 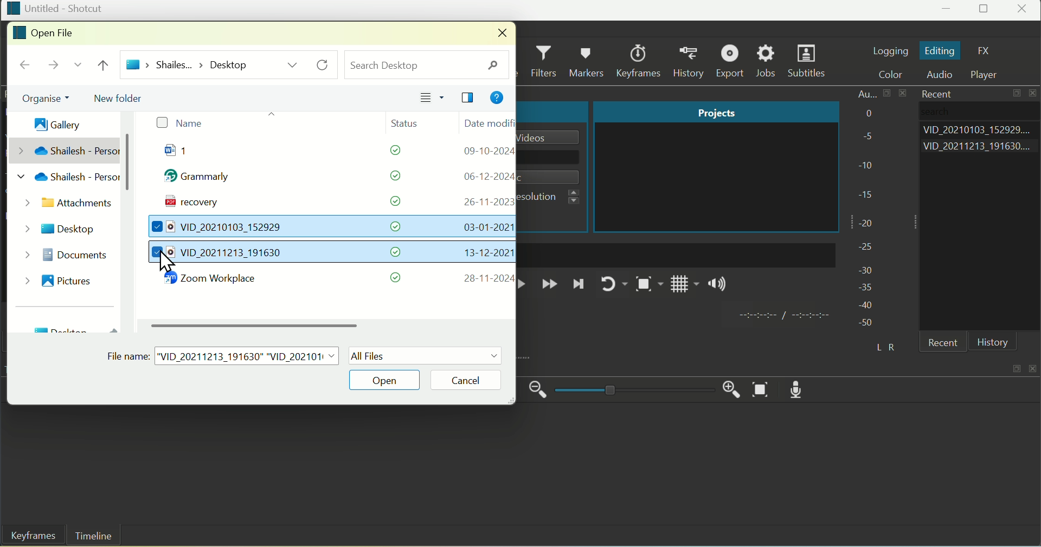 I want to click on Cursor, so click(x=168, y=263).